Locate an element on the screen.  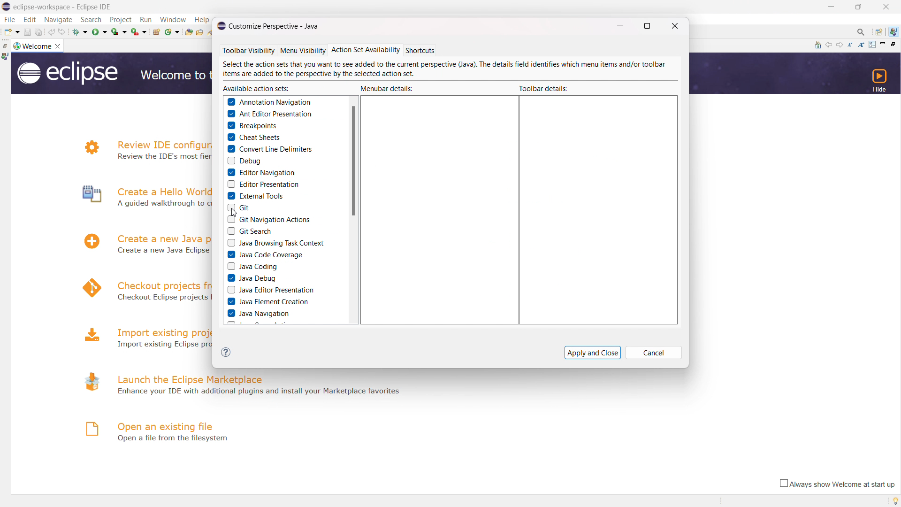
java is located at coordinates (6, 57).